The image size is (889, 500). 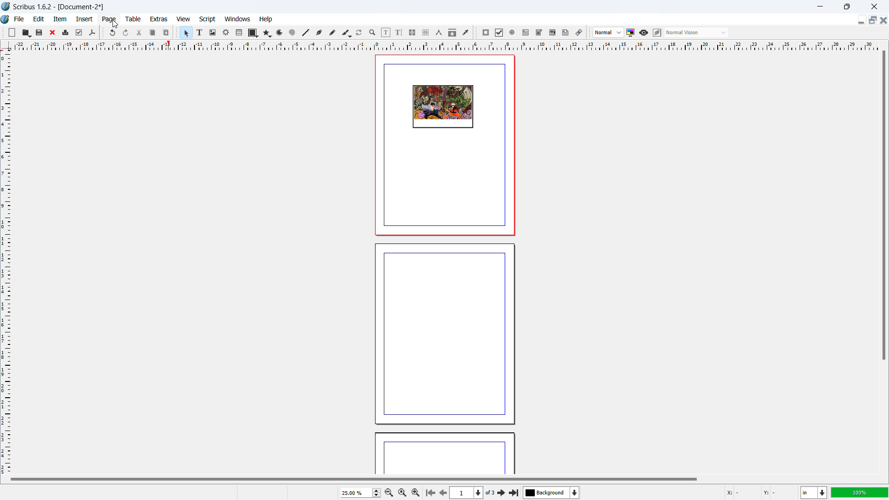 I want to click on script, so click(x=208, y=19).